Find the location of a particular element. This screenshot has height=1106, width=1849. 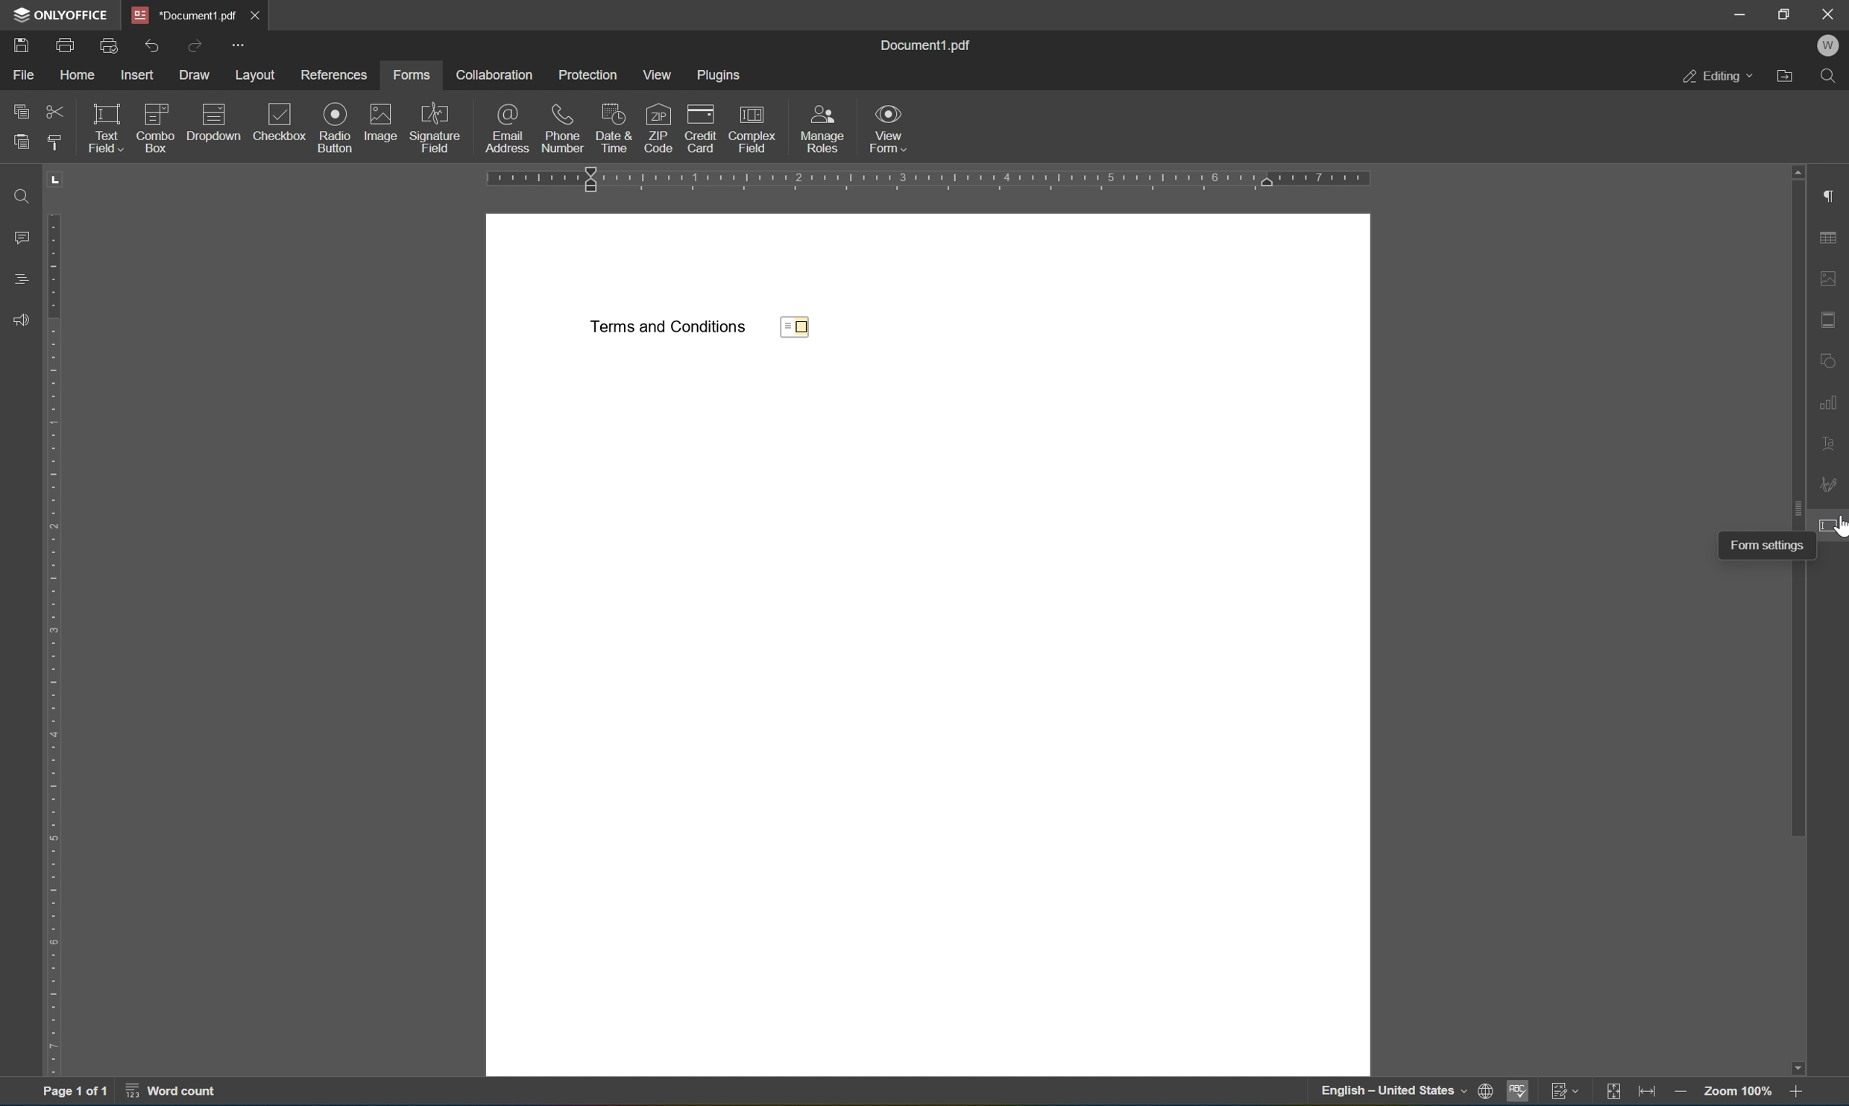

ONLYOFFICE is located at coordinates (55, 13).